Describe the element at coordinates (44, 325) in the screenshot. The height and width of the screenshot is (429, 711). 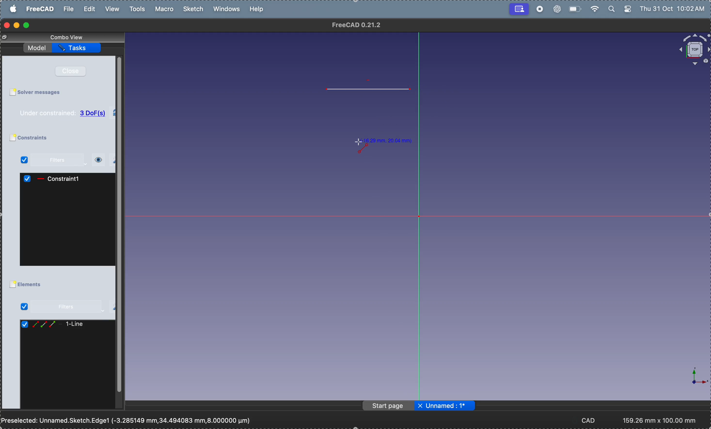
I see `line icons` at that location.